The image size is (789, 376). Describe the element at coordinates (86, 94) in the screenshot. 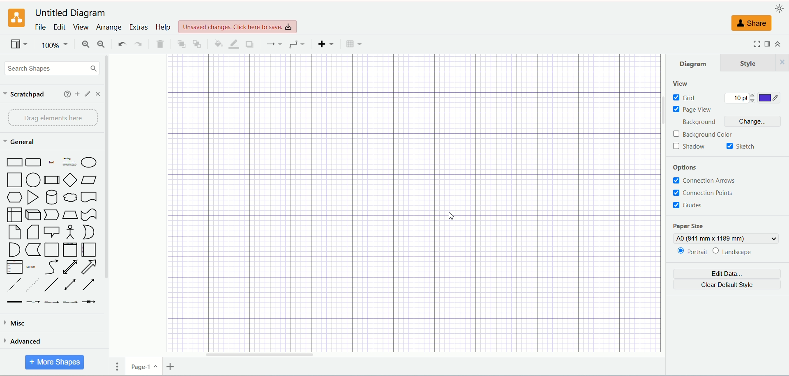

I see `edit` at that location.